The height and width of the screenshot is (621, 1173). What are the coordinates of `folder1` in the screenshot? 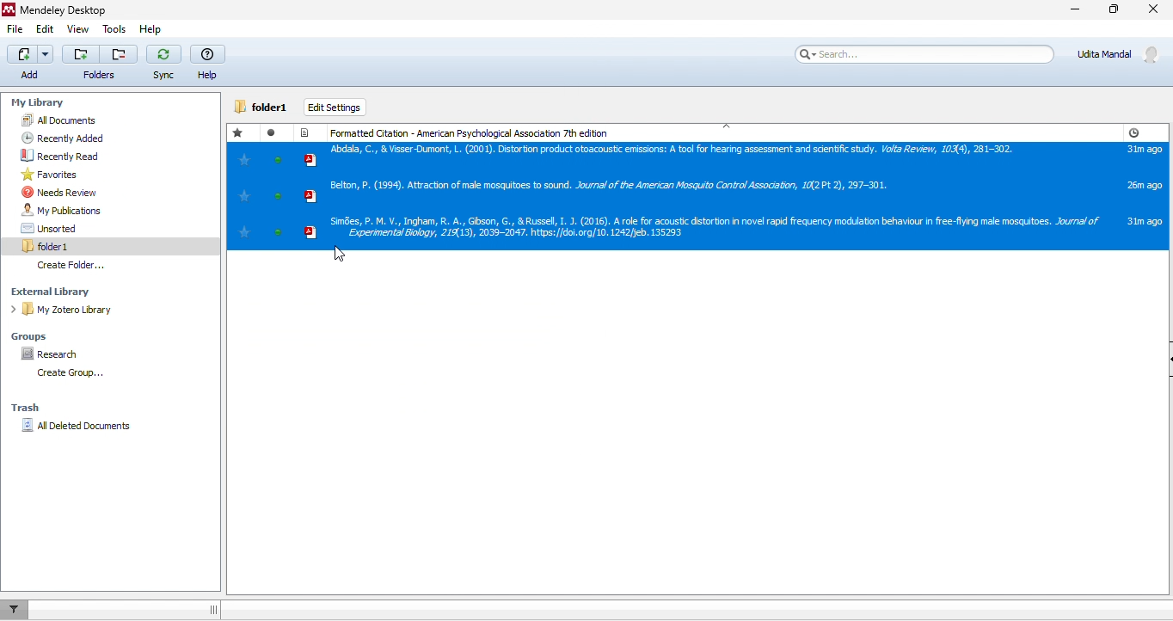 It's located at (263, 107).